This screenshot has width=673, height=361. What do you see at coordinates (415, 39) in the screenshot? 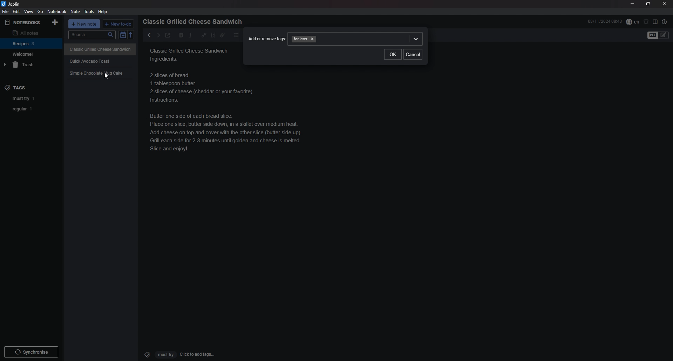
I see `dropdown` at bounding box center [415, 39].